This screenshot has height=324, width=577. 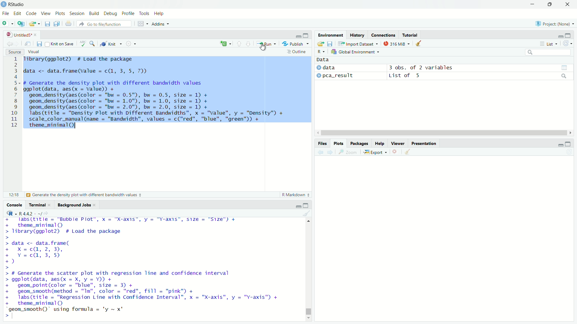 What do you see at coordinates (548, 52) in the screenshot?
I see `Search` at bounding box center [548, 52].